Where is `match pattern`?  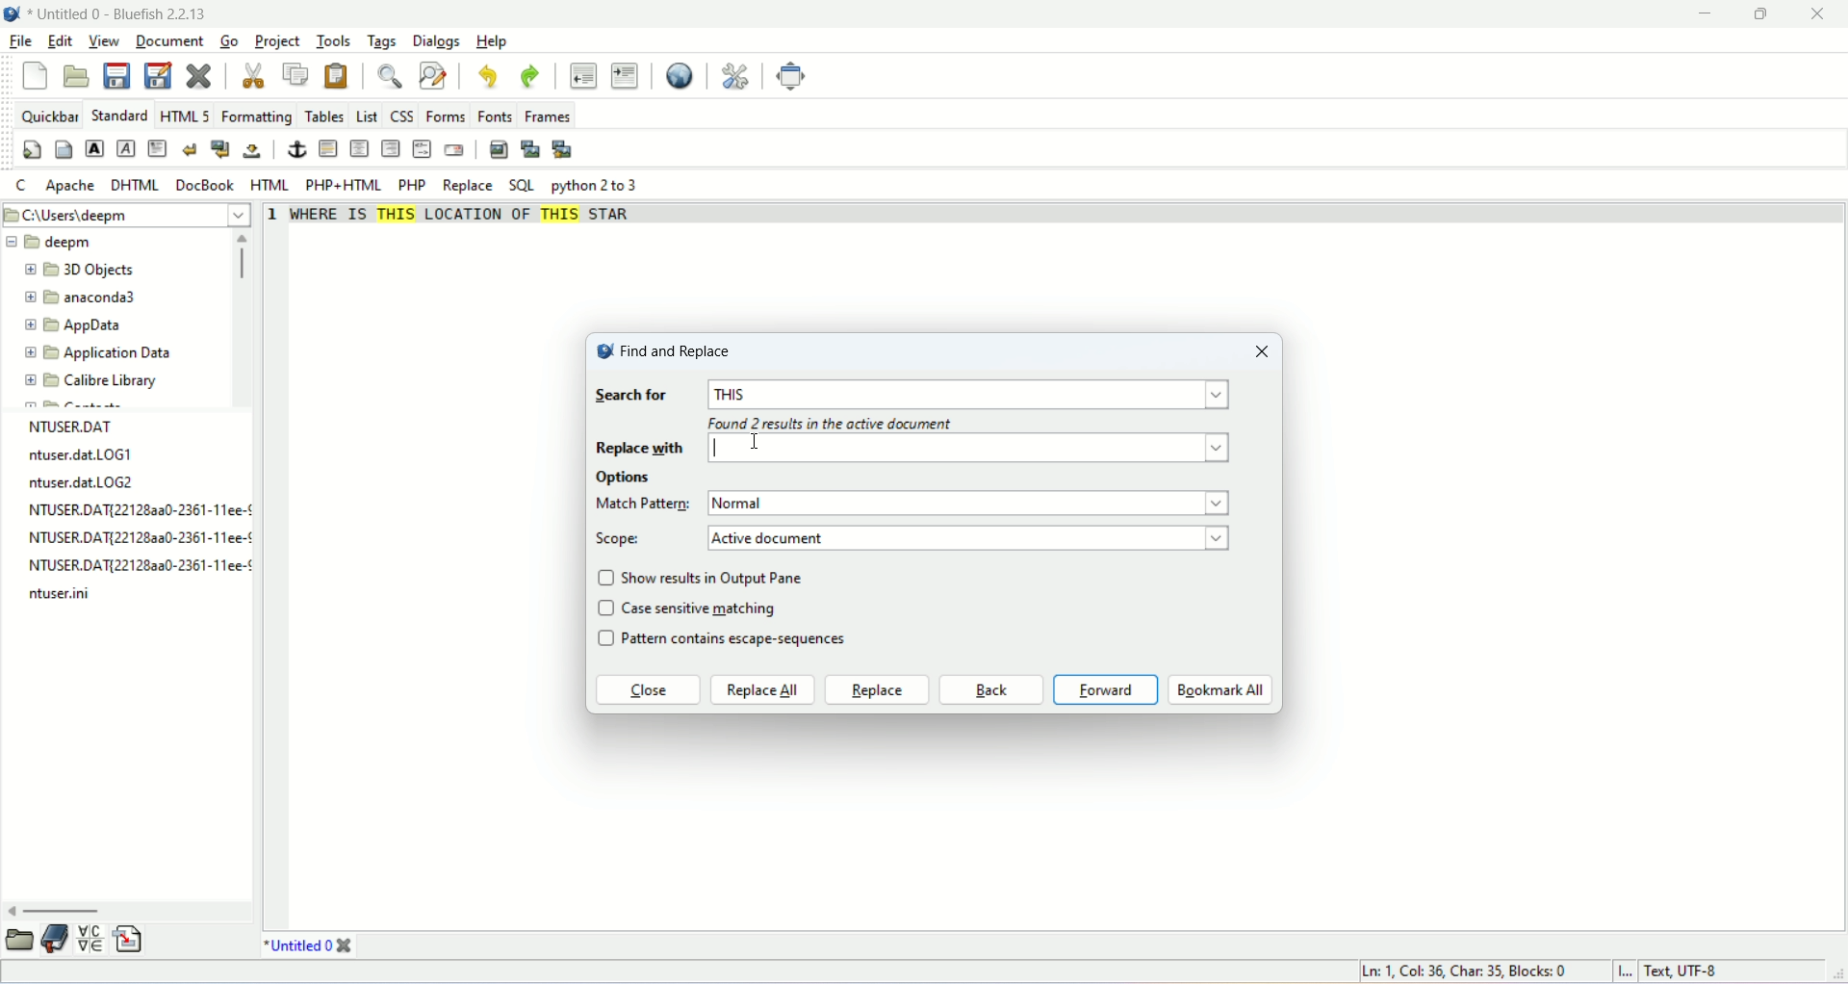
match pattern is located at coordinates (974, 504).